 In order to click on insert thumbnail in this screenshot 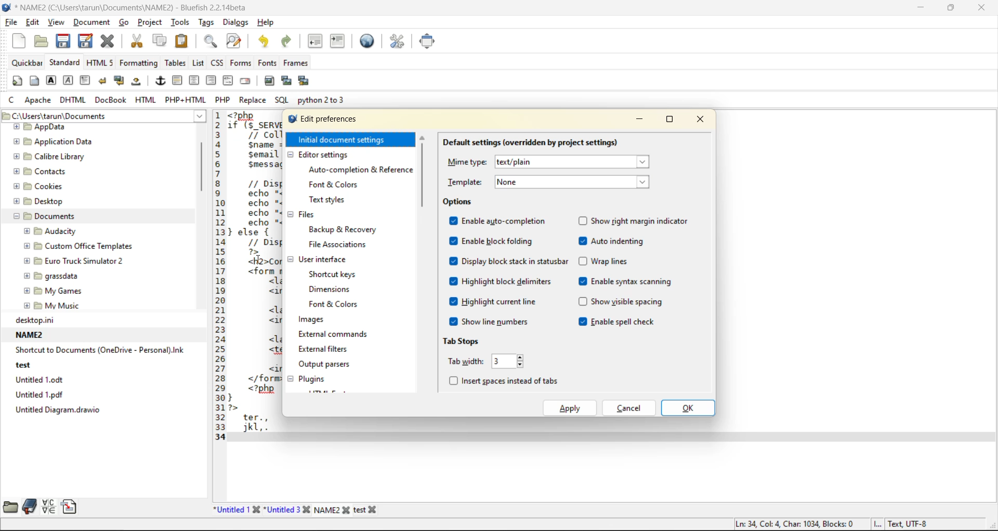, I will do `click(286, 80)`.